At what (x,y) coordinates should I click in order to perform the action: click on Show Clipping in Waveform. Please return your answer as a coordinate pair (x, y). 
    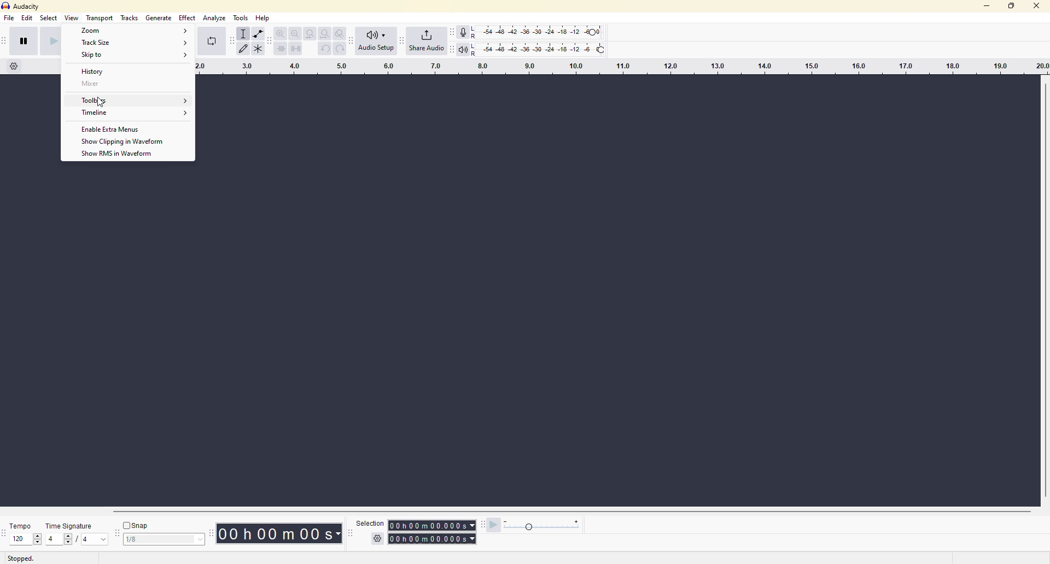
    Looking at the image, I should click on (121, 142).